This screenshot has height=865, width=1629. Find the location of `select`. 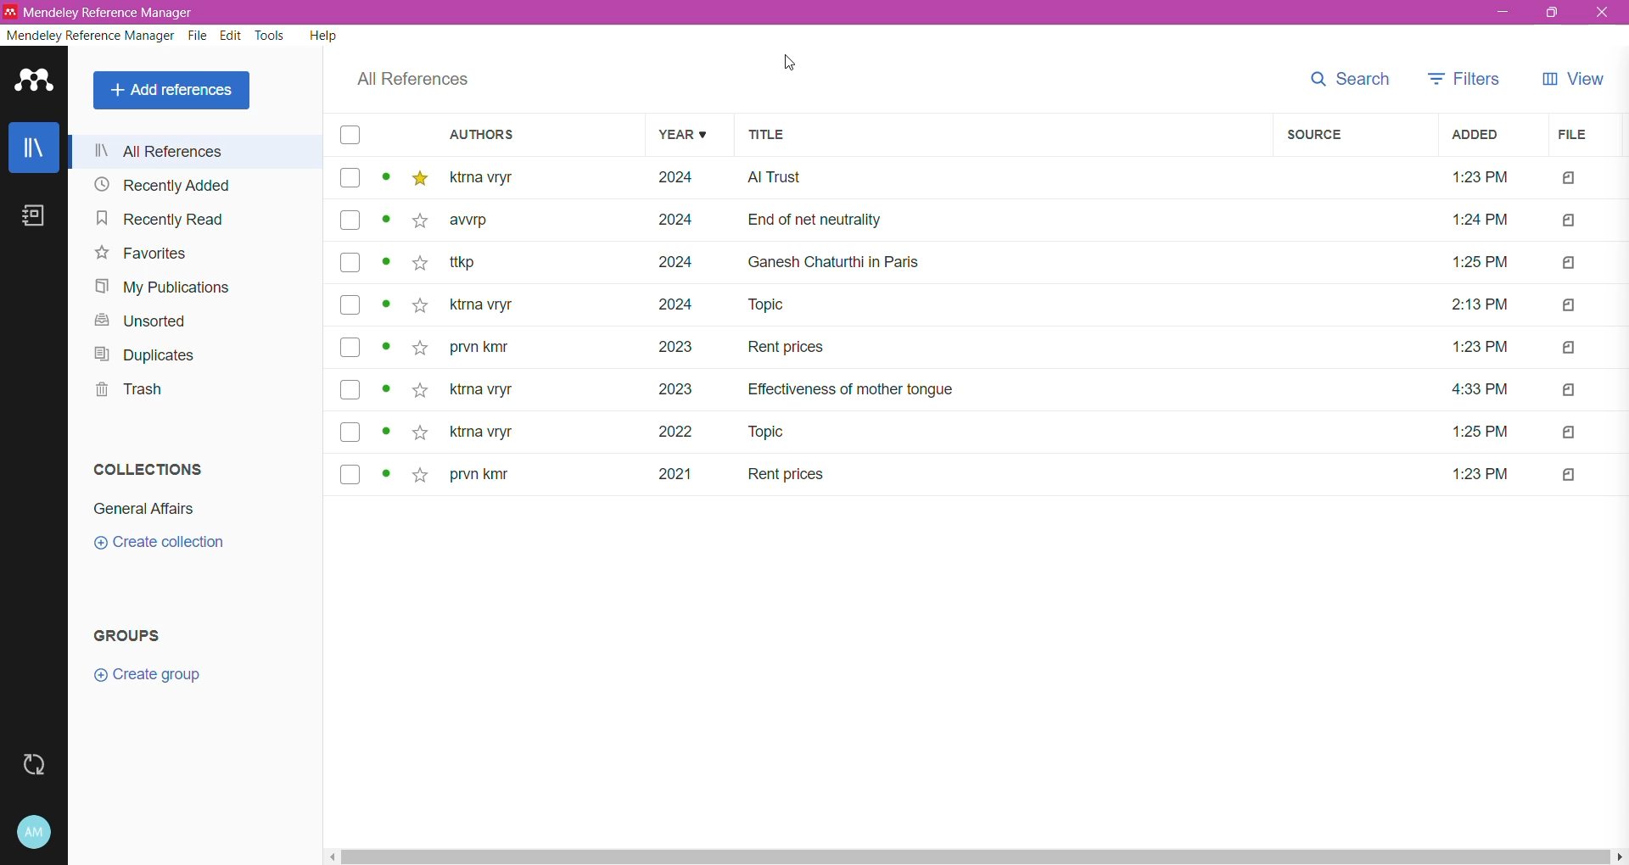

select is located at coordinates (350, 135).